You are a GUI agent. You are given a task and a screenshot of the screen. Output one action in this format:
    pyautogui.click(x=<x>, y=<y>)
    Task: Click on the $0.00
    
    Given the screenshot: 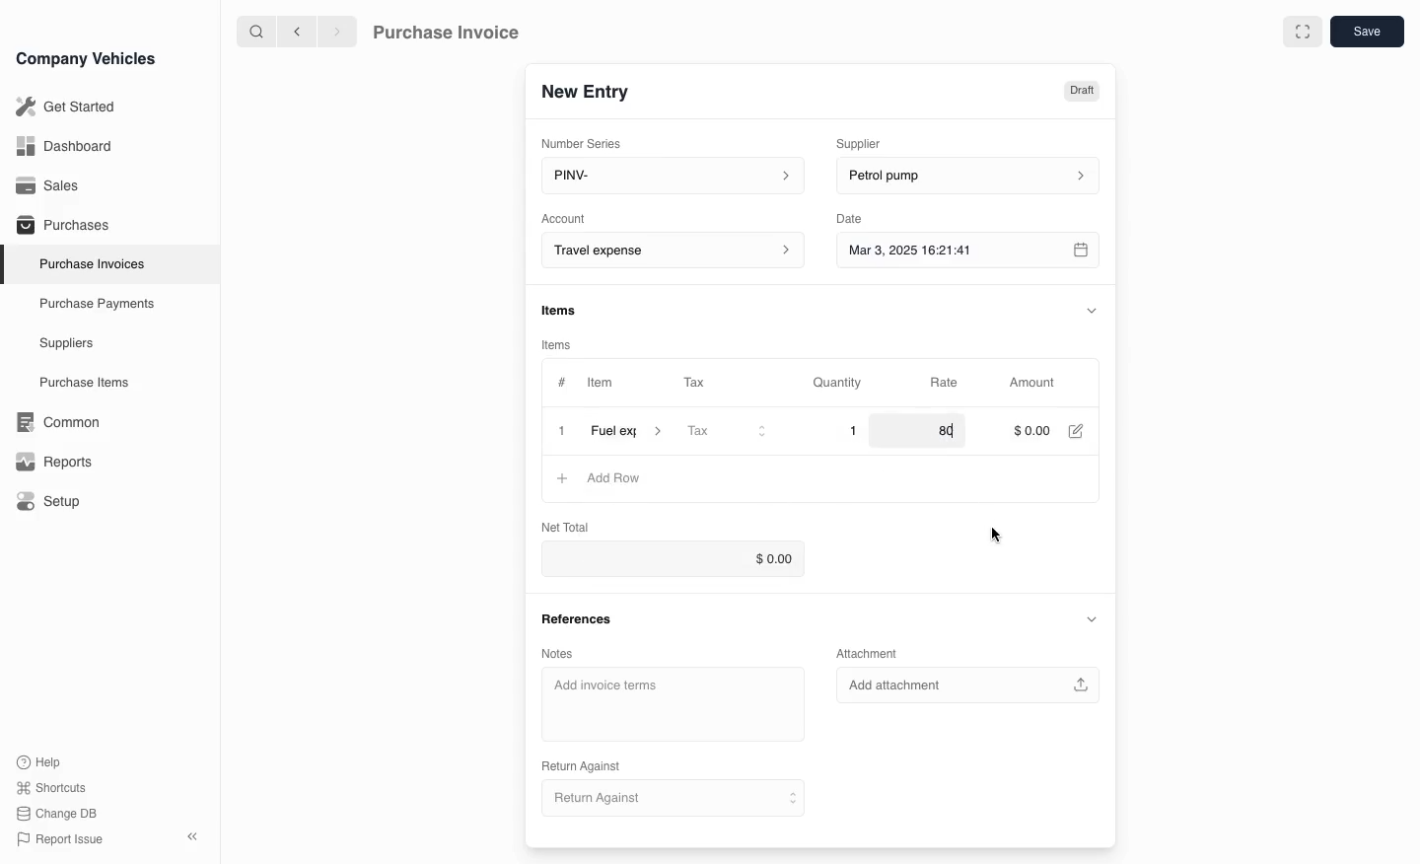 What is the action you would take?
    pyautogui.click(x=683, y=560)
    